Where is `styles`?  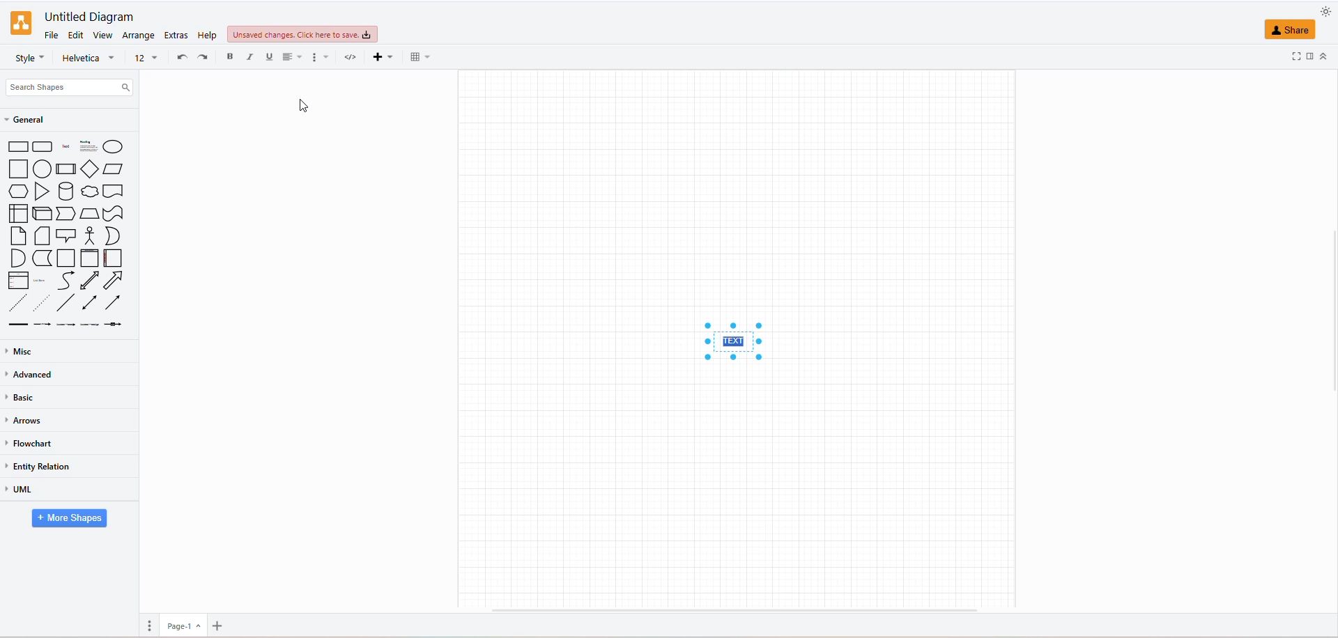
styles is located at coordinates (28, 59).